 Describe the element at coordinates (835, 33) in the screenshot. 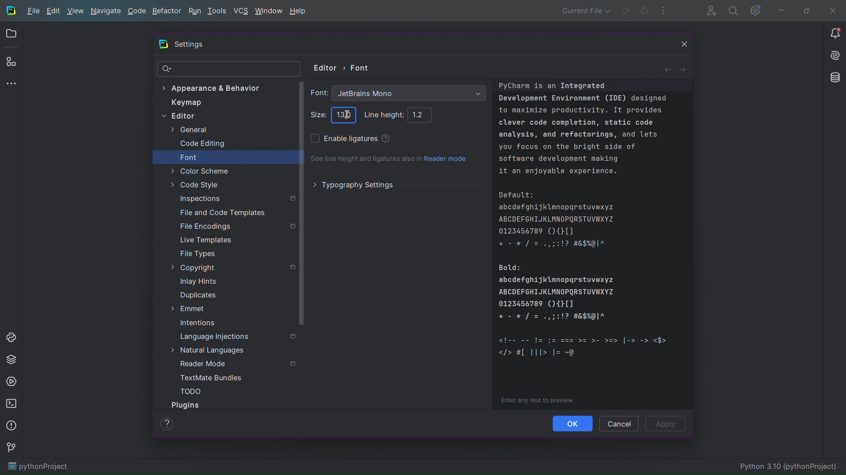

I see `Notifications` at that location.